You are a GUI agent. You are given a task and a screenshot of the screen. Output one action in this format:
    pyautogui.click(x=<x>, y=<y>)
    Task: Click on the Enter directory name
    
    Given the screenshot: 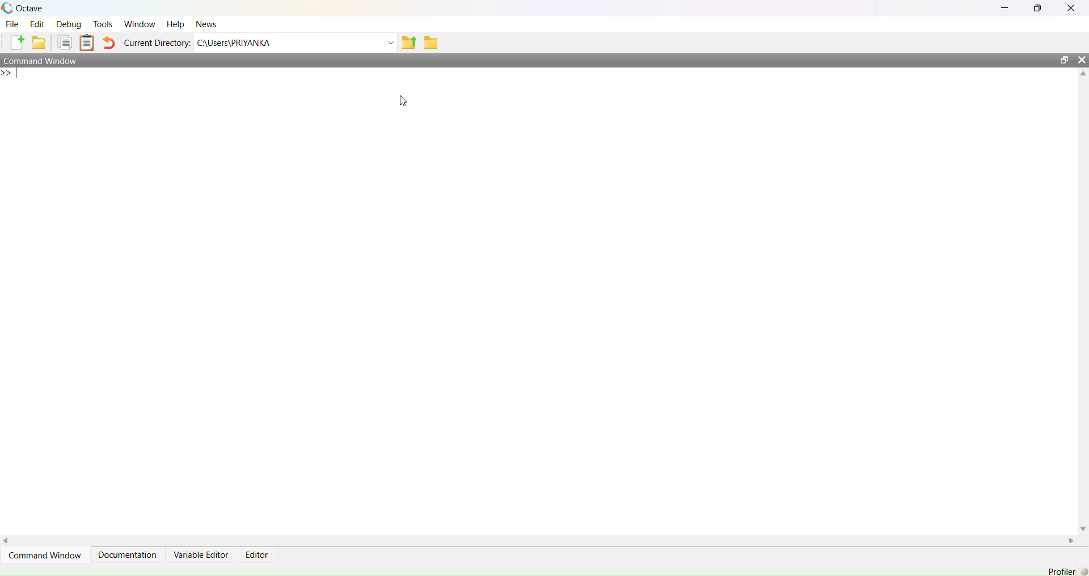 What is the action you would take?
    pyautogui.click(x=391, y=42)
    